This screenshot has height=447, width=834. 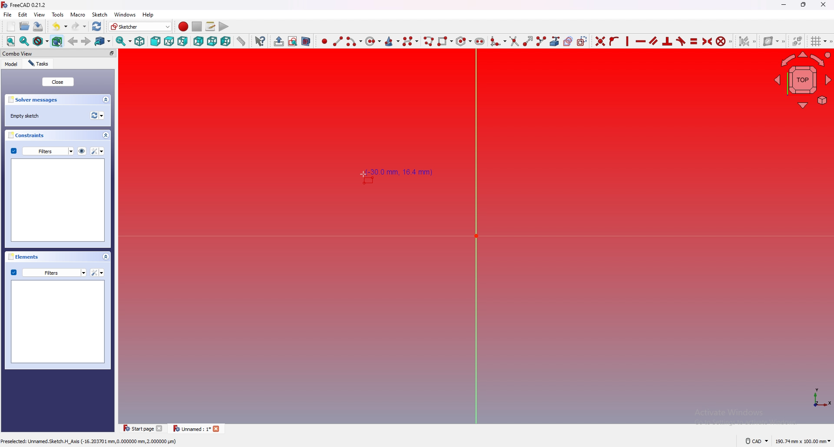 What do you see at coordinates (306, 42) in the screenshot?
I see `view section` at bounding box center [306, 42].